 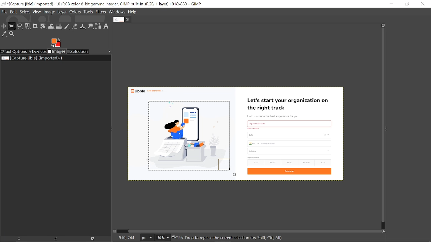 I want to click on Tools, so click(x=89, y=12).